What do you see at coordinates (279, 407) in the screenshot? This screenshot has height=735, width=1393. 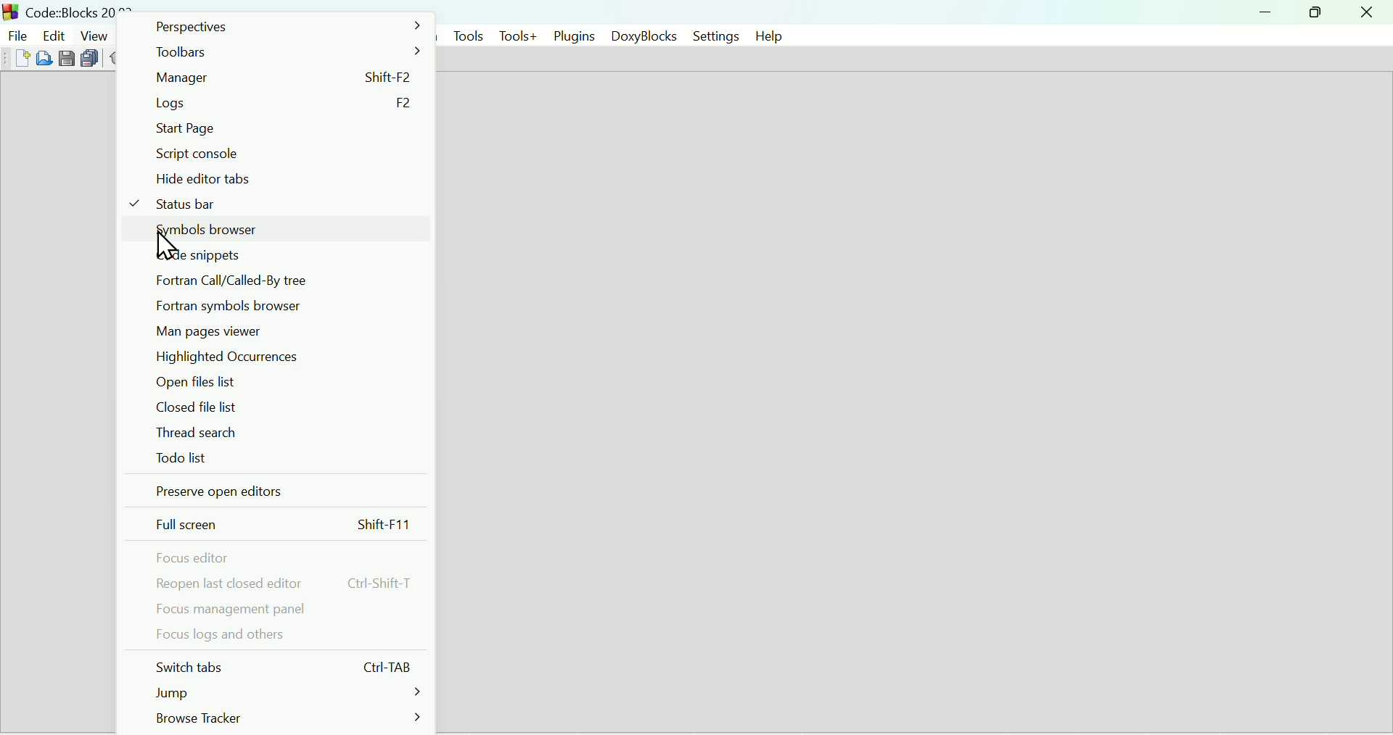 I see `Closed file list` at bounding box center [279, 407].